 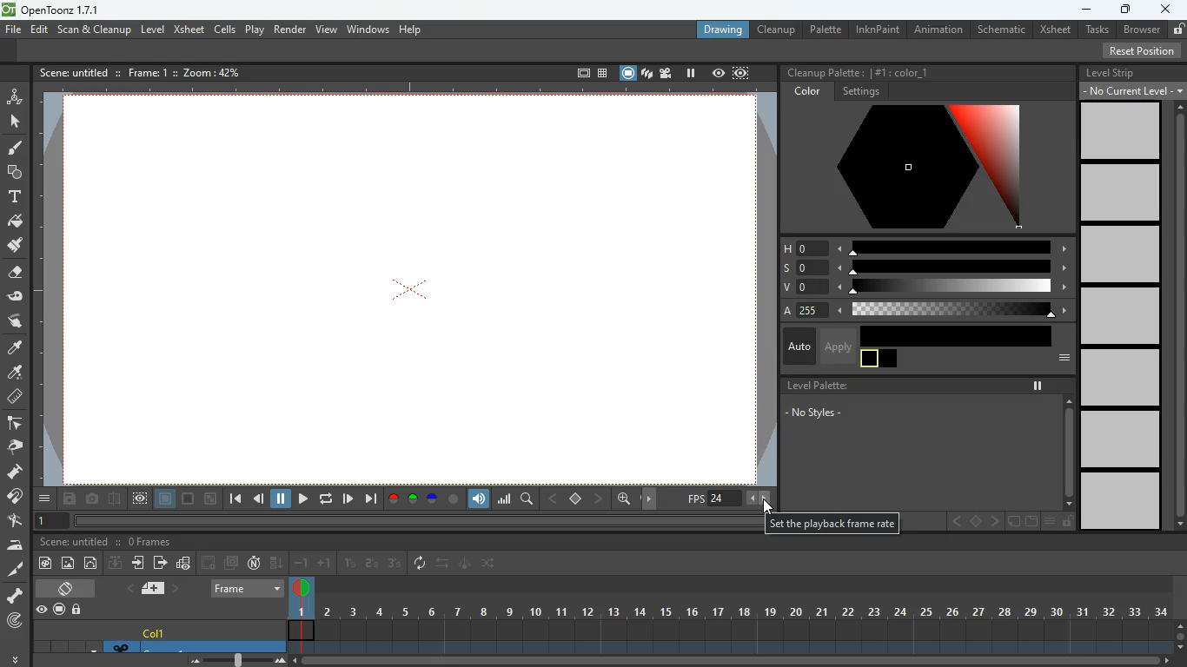 I want to click on windows, so click(x=368, y=30).